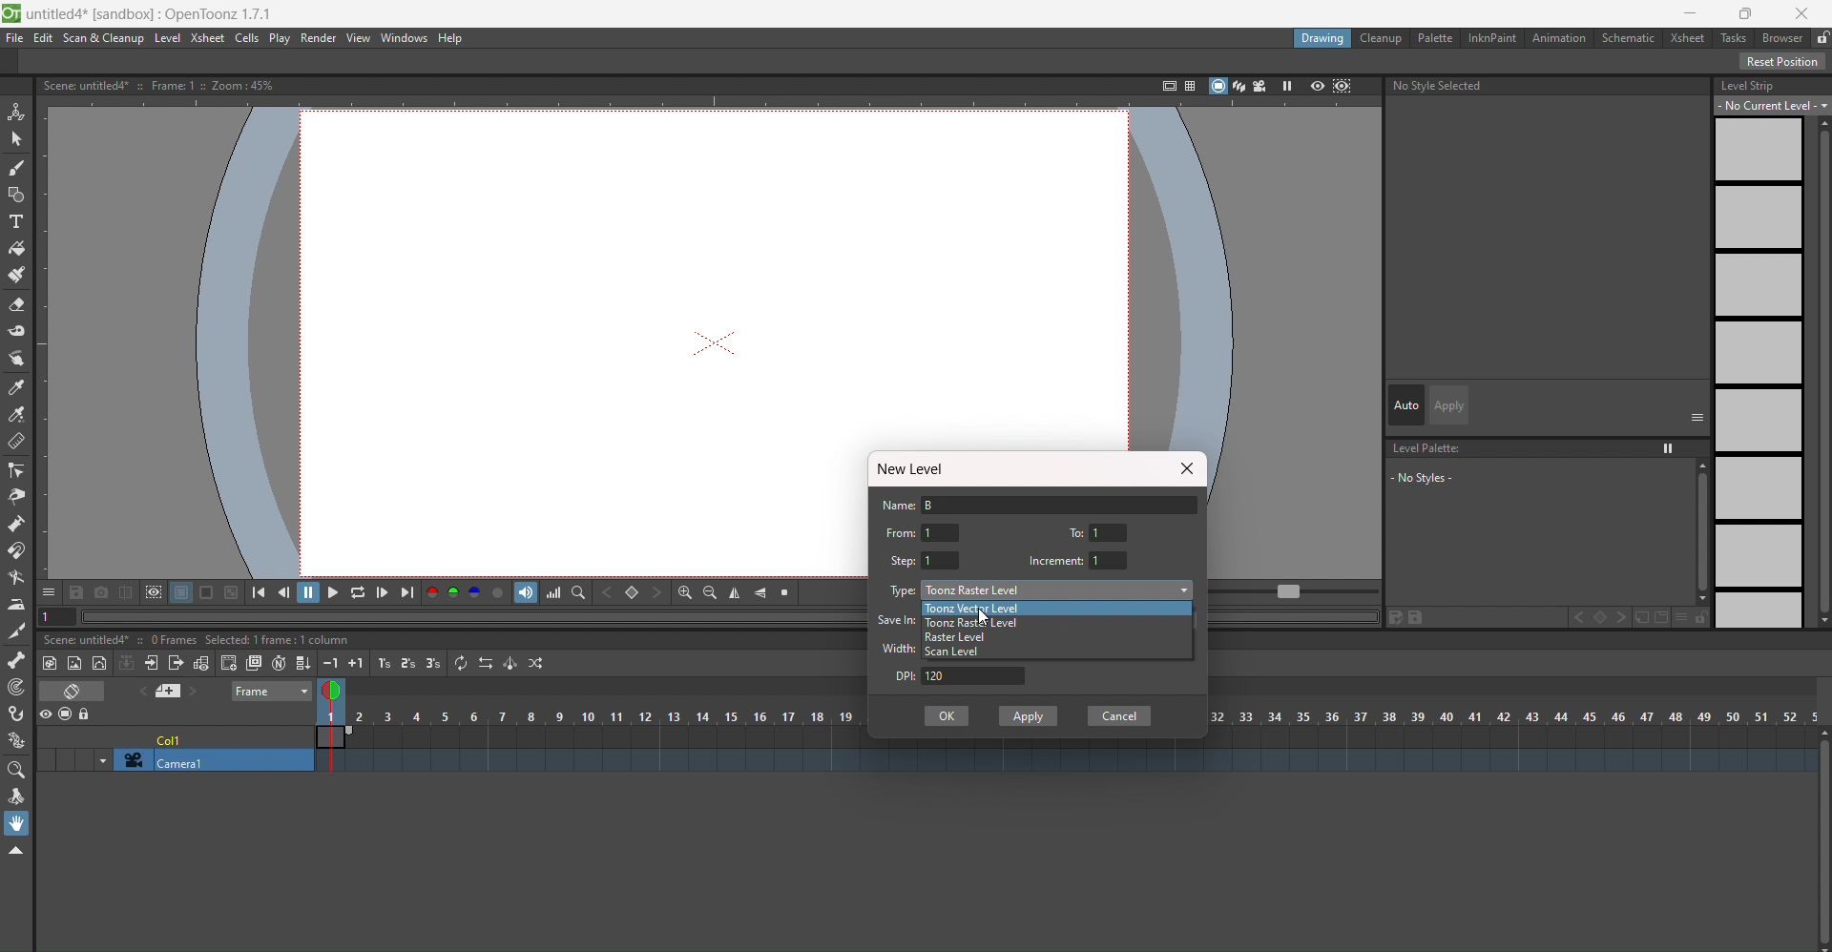 This screenshot has height=952, width=1832. Describe the element at coordinates (101, 39) in the screenshot. I see `scan & cleanup` at that location.